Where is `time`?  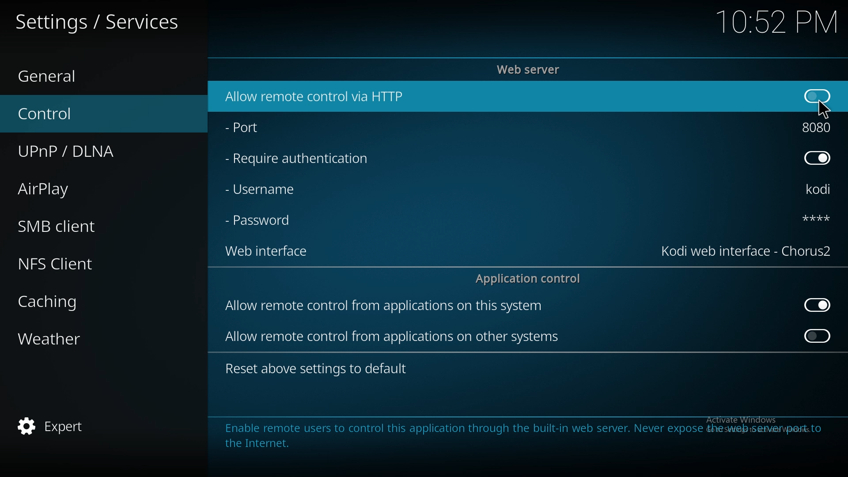
time is located at coordinates (776, 21).